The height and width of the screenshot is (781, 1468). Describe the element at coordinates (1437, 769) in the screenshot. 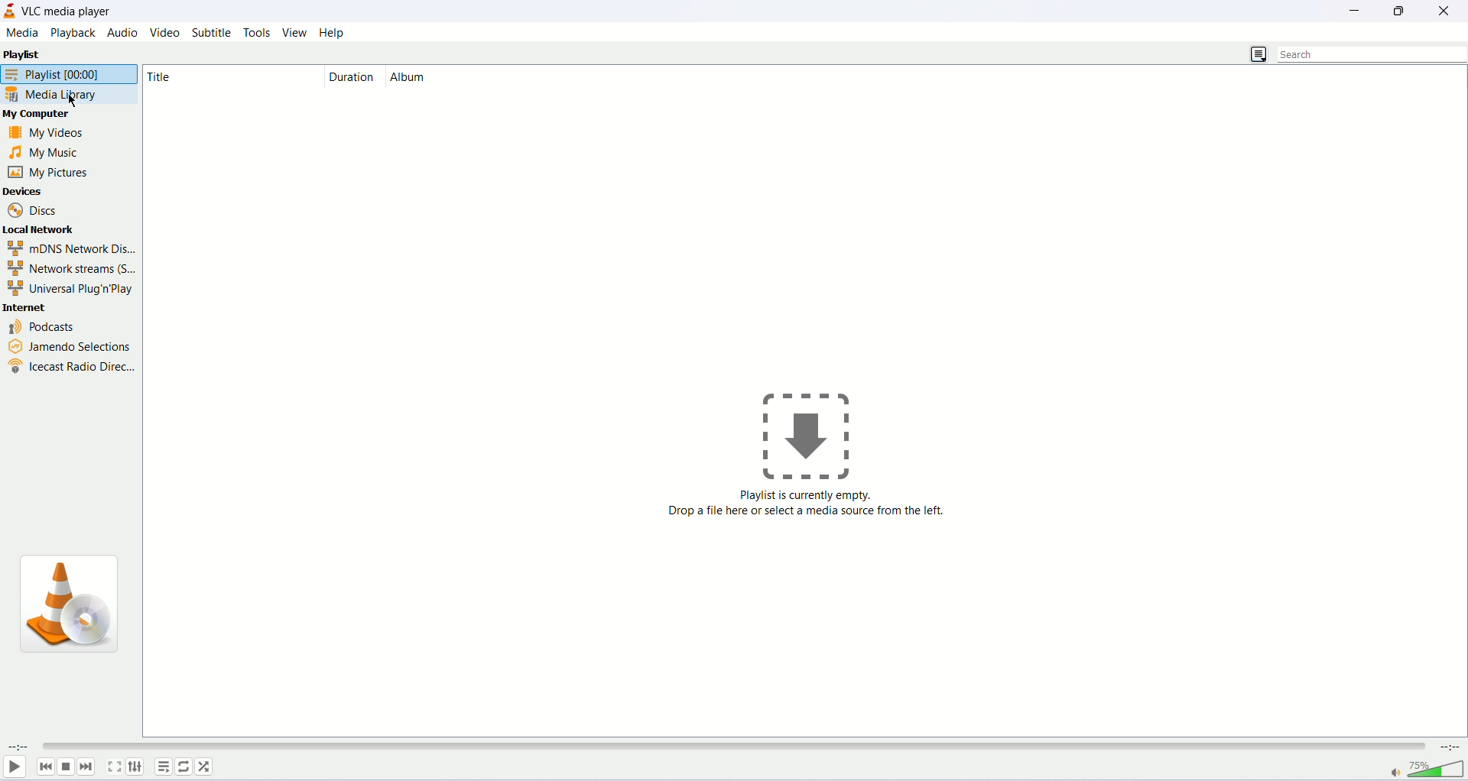

I see `volume bar` at that location.